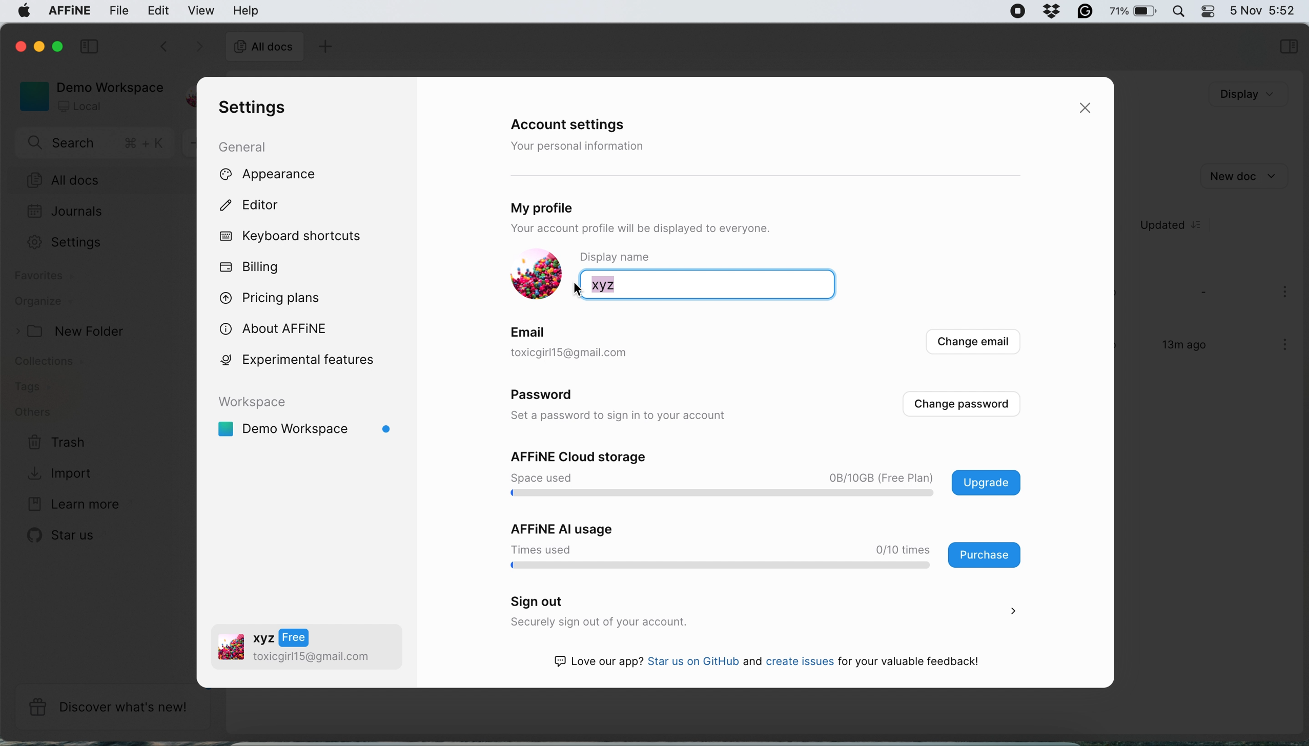 The image size is (1309, 746). I want to click on affine, so click(67, 12).